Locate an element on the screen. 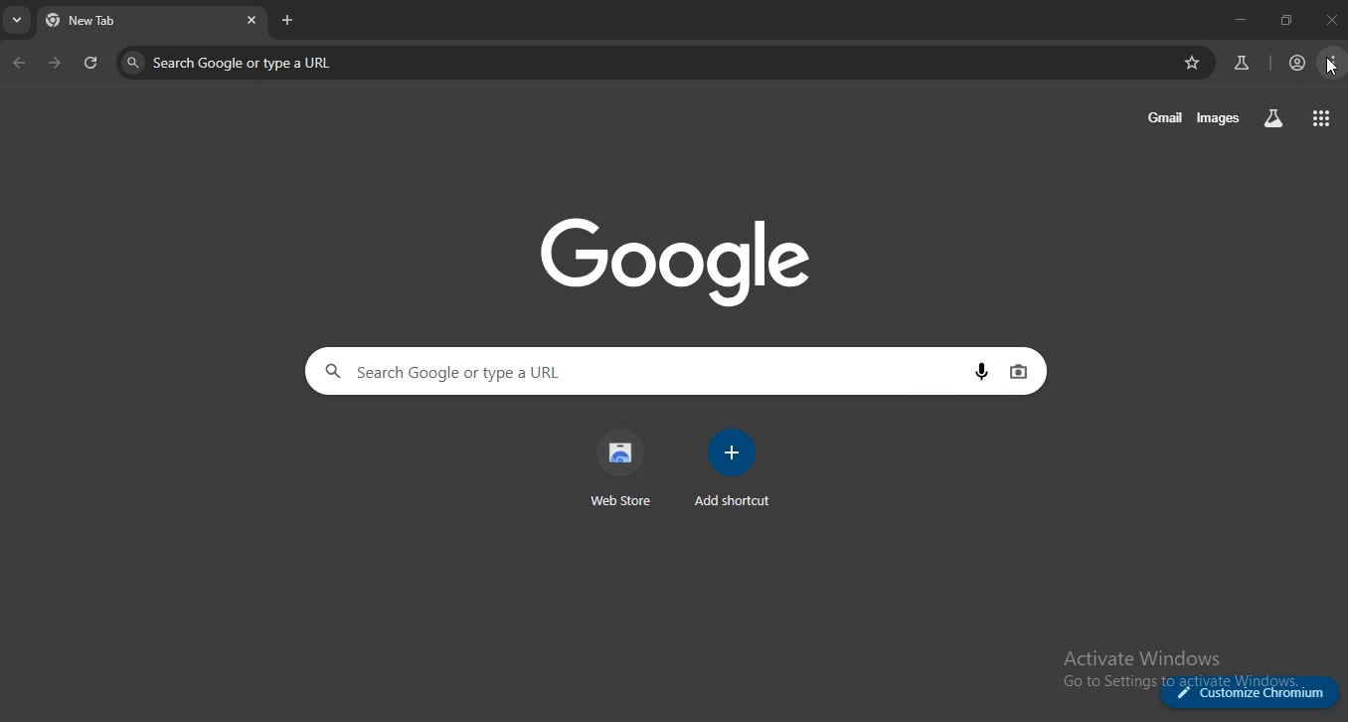 The height and width of the screenshot is (722, 1348). close is located at coordinates (252, 19).